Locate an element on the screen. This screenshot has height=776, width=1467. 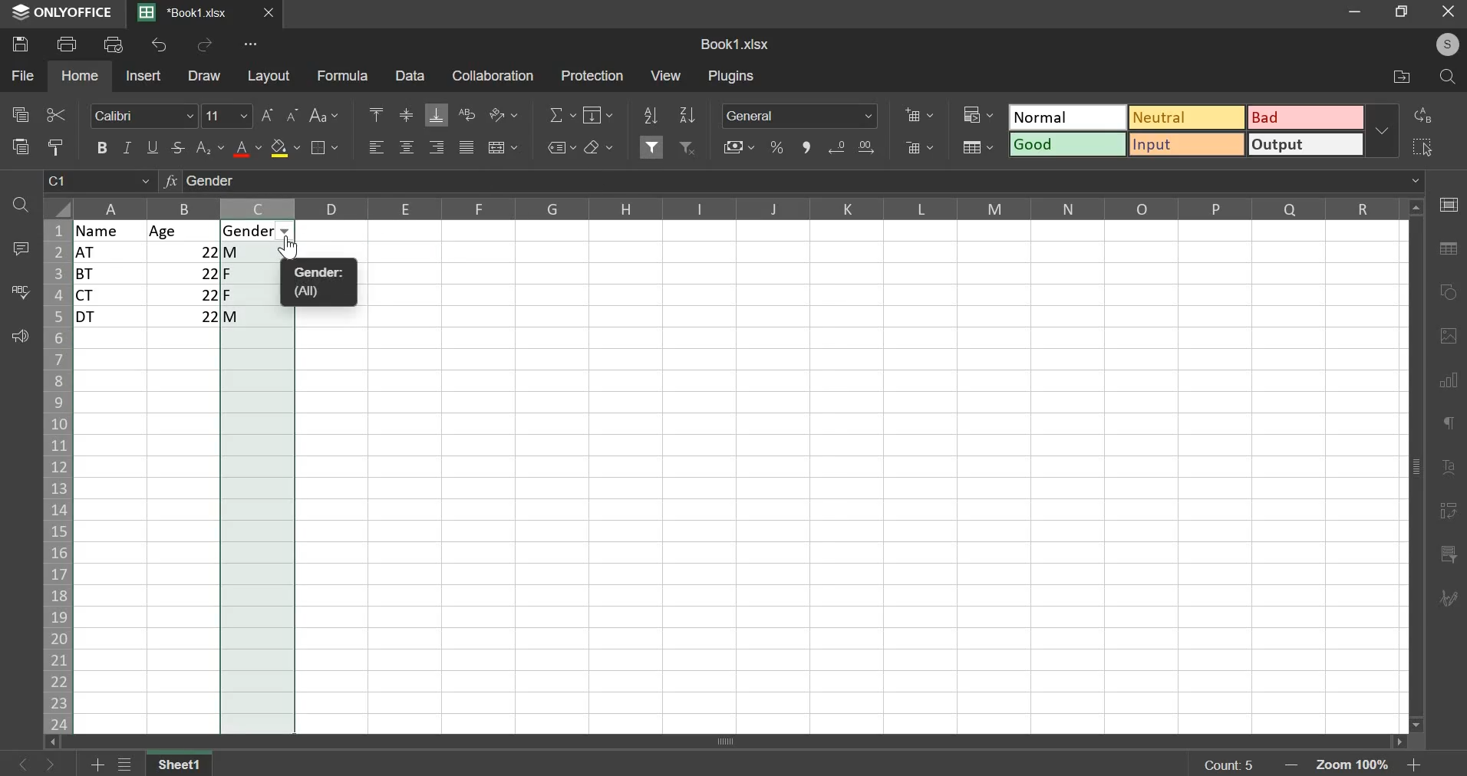
border is located at coordinates (328, 149).